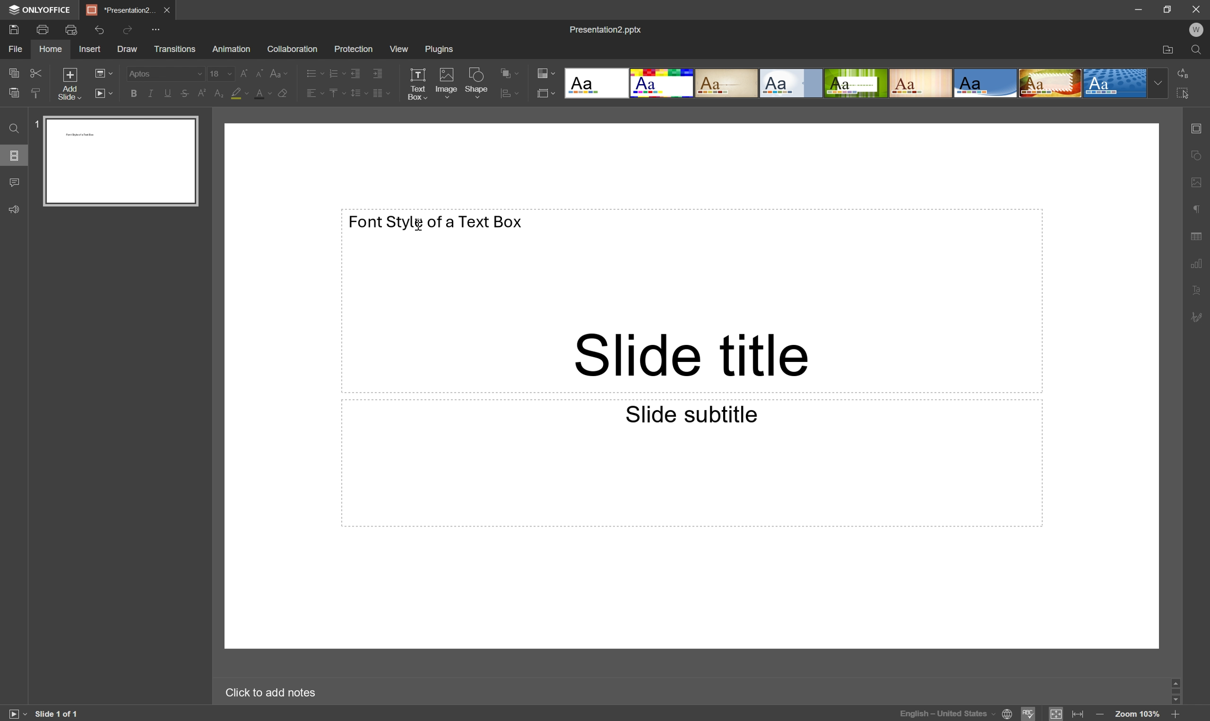  What do you see at coordinates (337, 92) in the screenshot?
I see `Vertical Align` at bounding box center [337, 92].